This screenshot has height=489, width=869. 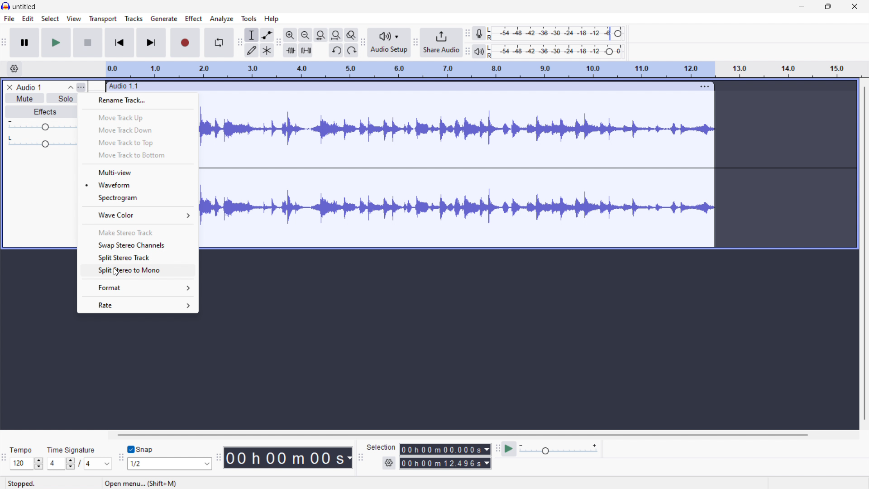 I want to click on share audio, so click(x=441, y=43).